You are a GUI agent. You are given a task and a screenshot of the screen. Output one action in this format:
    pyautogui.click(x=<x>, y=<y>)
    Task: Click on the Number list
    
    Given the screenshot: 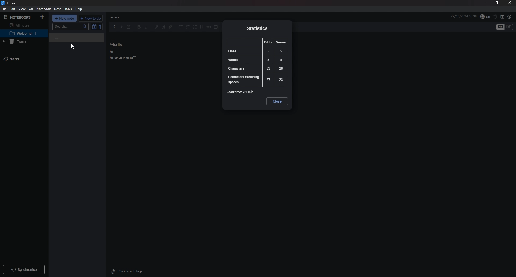 What is the action you would take?
    pyautogui.click(x=188, y=27)
    